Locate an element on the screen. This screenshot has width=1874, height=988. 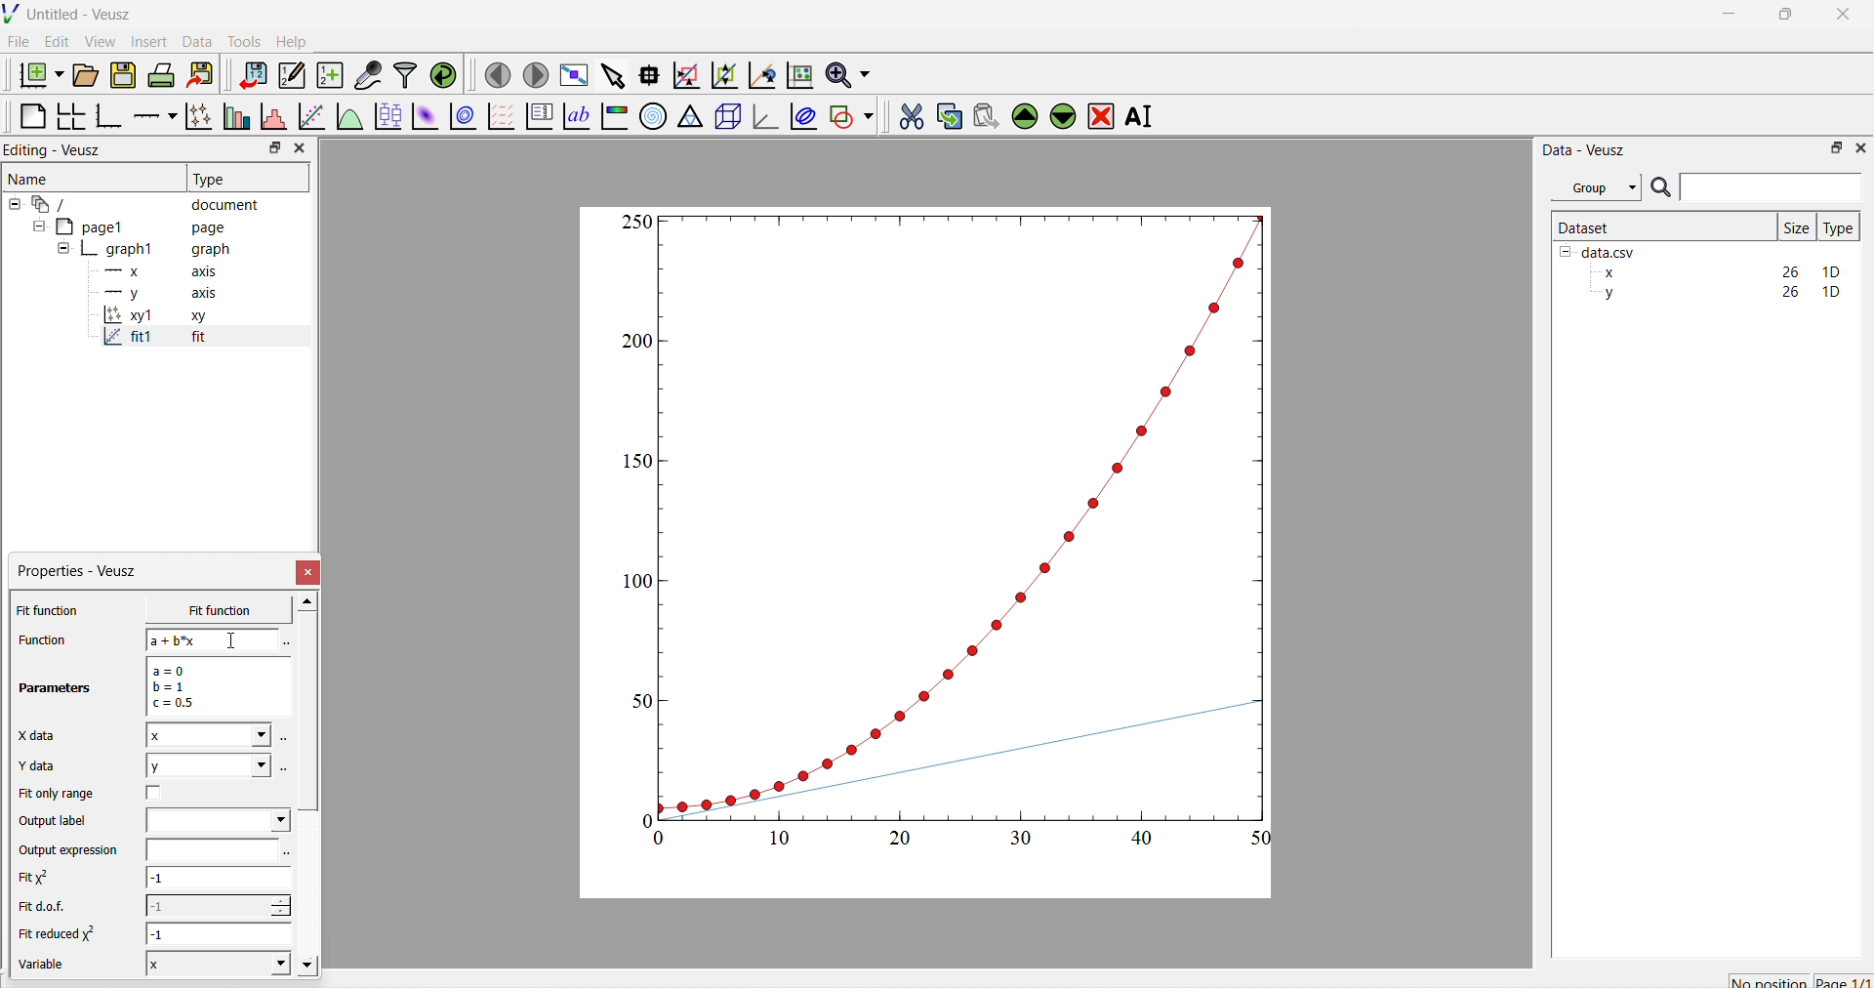
Print the document is located at coordinates (161, 73).